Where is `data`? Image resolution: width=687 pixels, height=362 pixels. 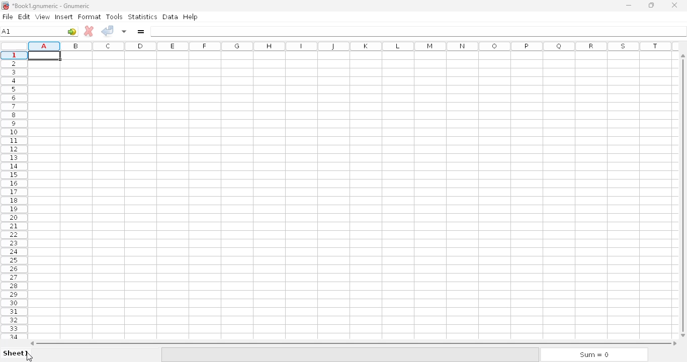 data is located at coordinates (170, 17).